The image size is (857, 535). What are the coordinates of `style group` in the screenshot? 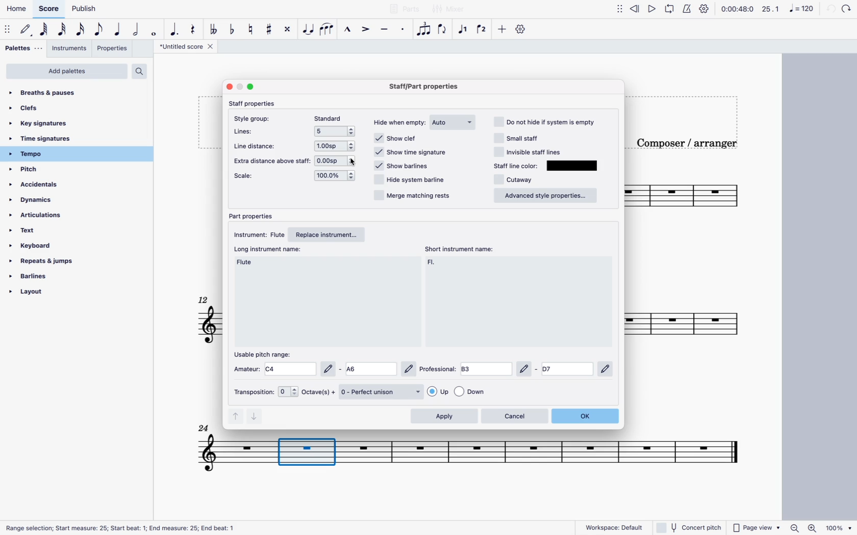 It's located at (251, 118).